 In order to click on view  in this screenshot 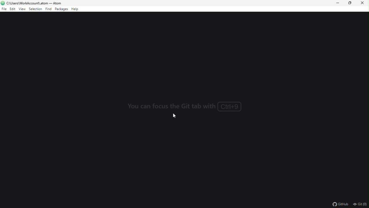, I will do `click(22, 9)`.